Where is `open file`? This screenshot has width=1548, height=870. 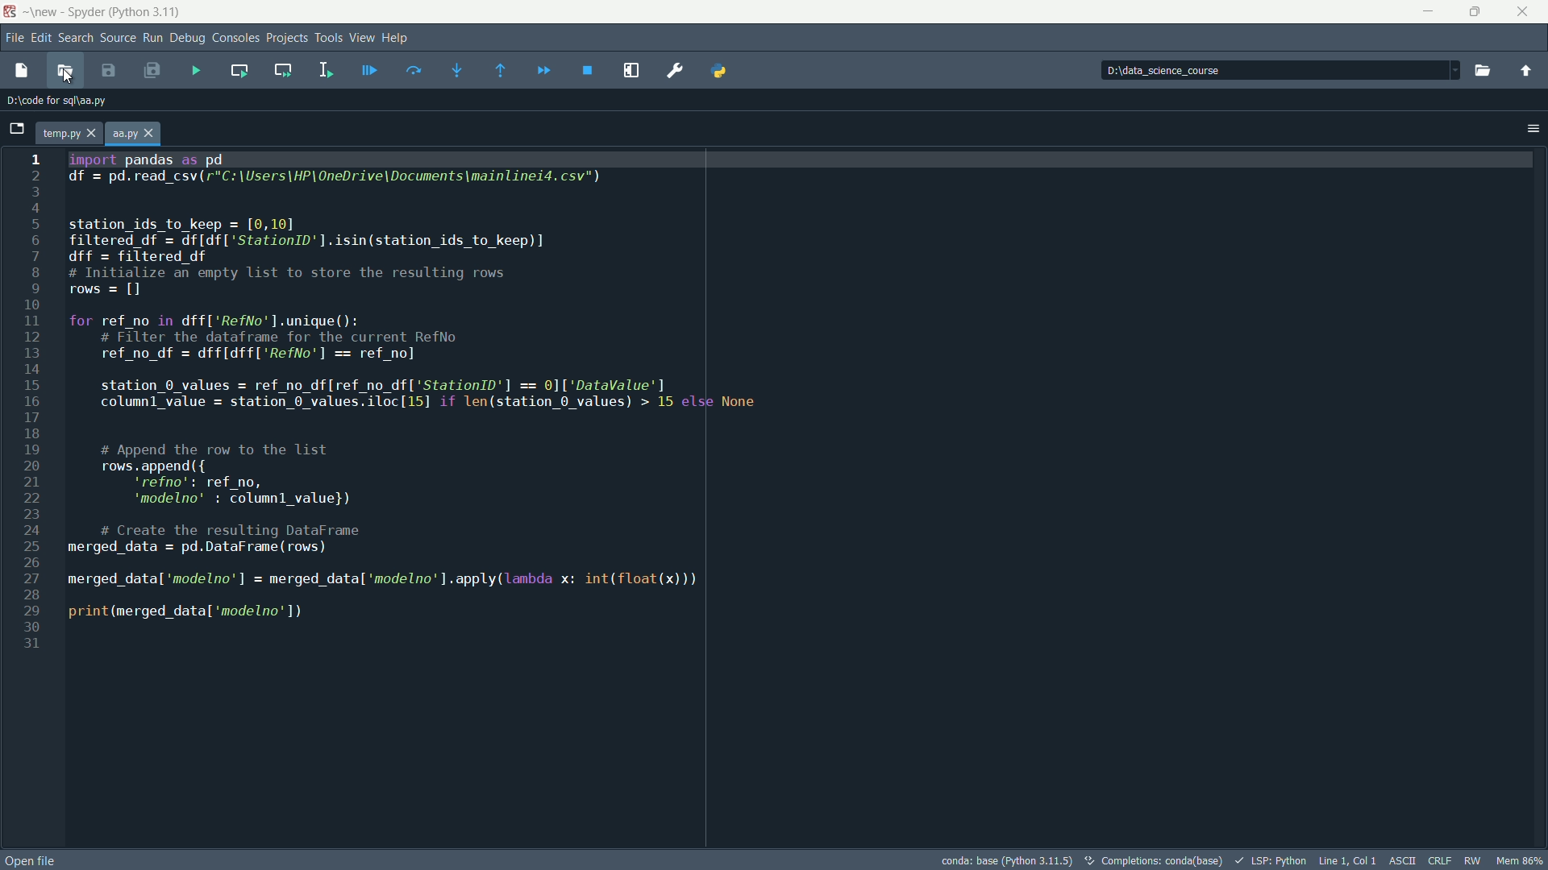 open file is located at coordinates (39, 860).